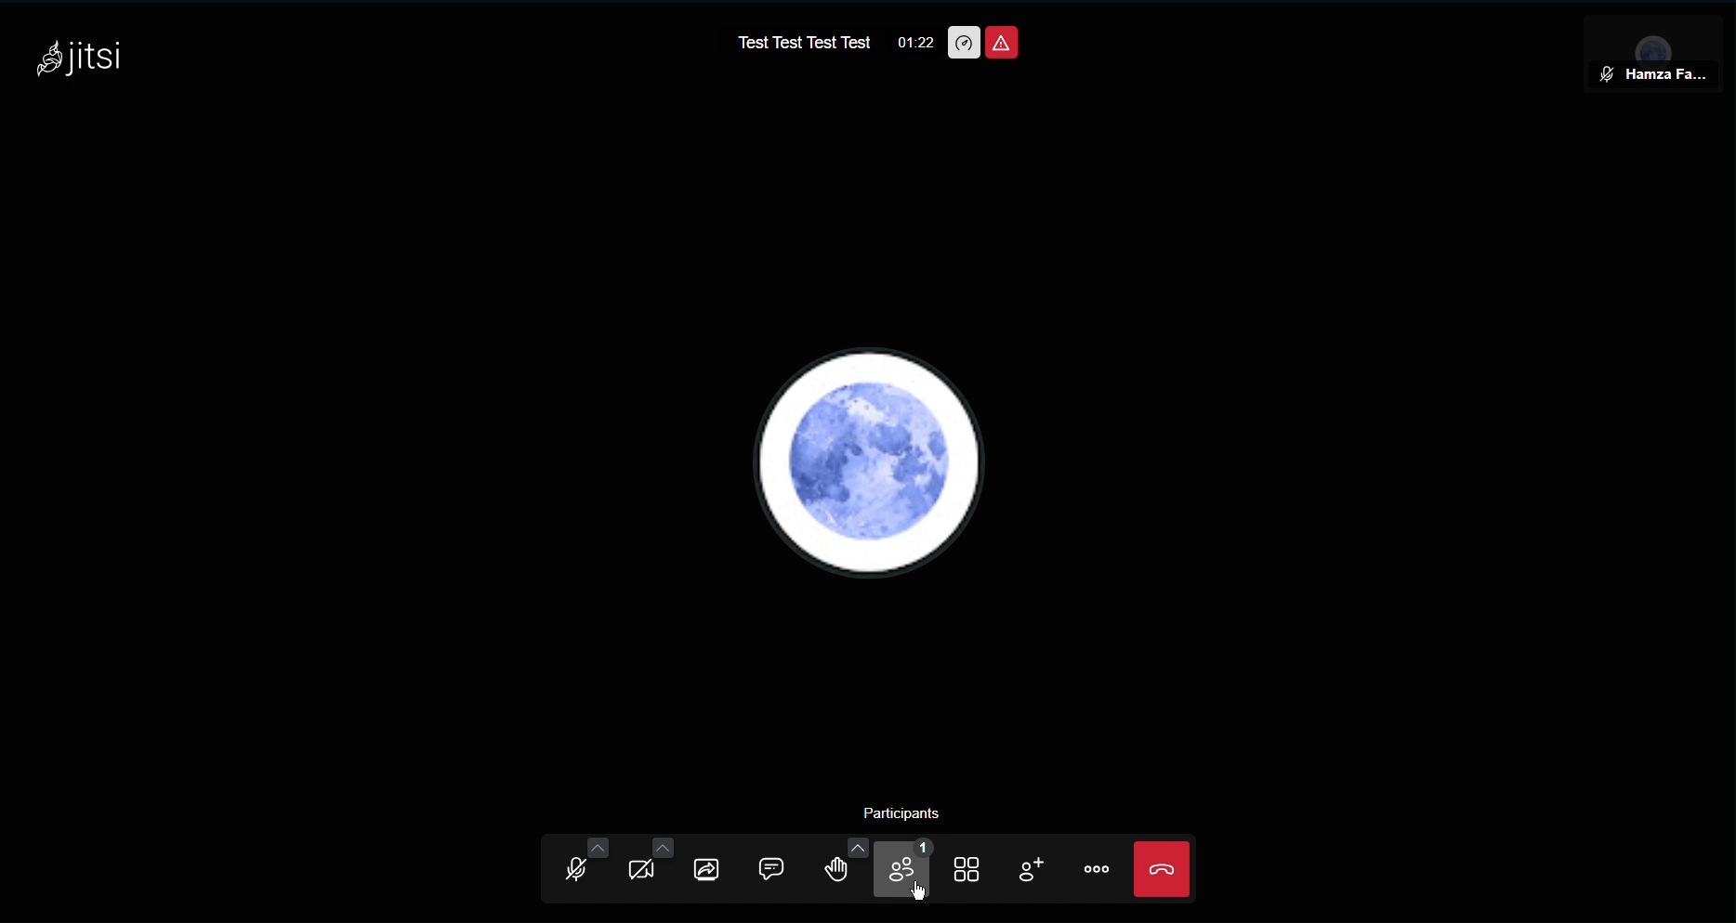 Image resolution: width=1736 pixels, height=923 pixels. What do you see at coordinates (639, 867) in the screenshot?
I see `Video` at bounding box center [639, 867].